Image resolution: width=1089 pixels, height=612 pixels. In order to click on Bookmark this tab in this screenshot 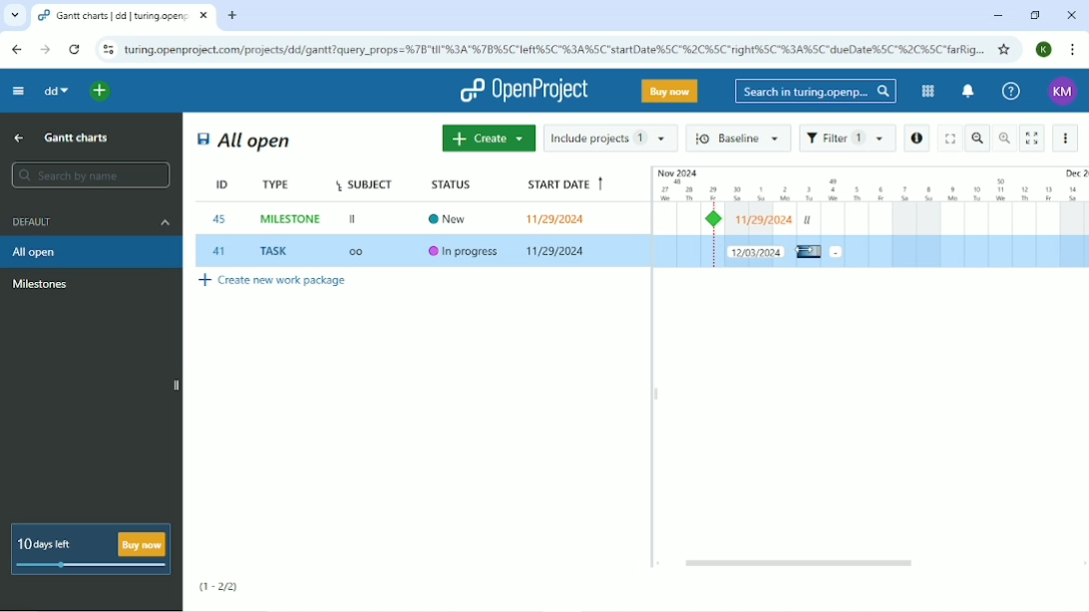, I will do `click(1005, 49)`.